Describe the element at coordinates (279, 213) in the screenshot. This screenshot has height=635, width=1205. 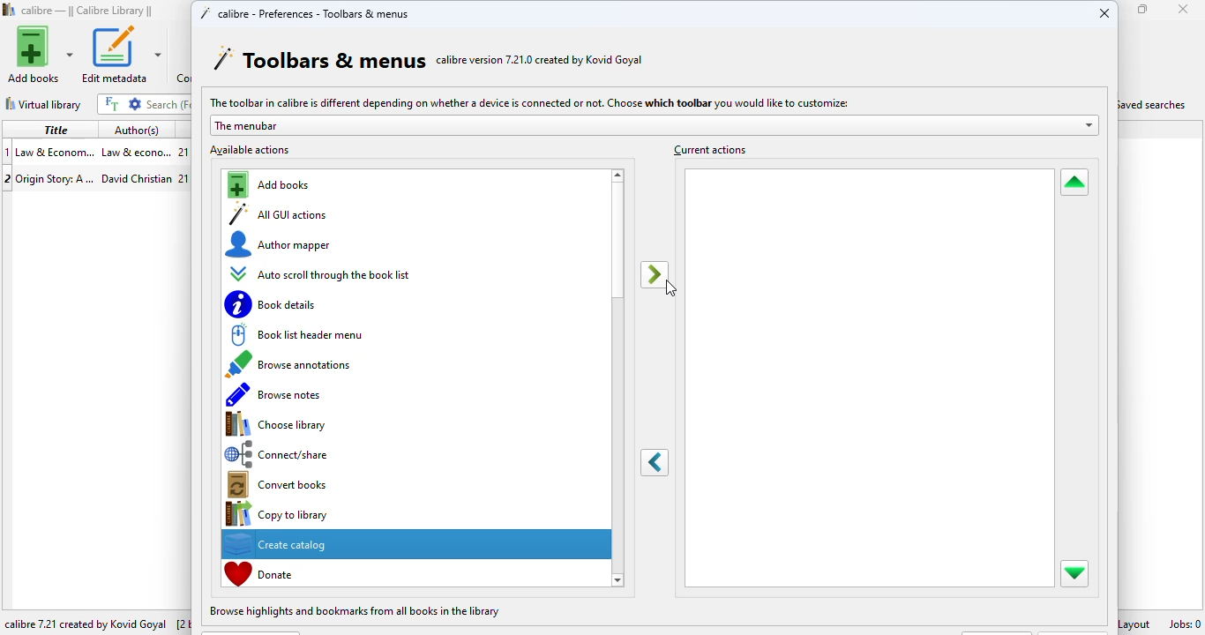
I see `all GUI actions` at that location.